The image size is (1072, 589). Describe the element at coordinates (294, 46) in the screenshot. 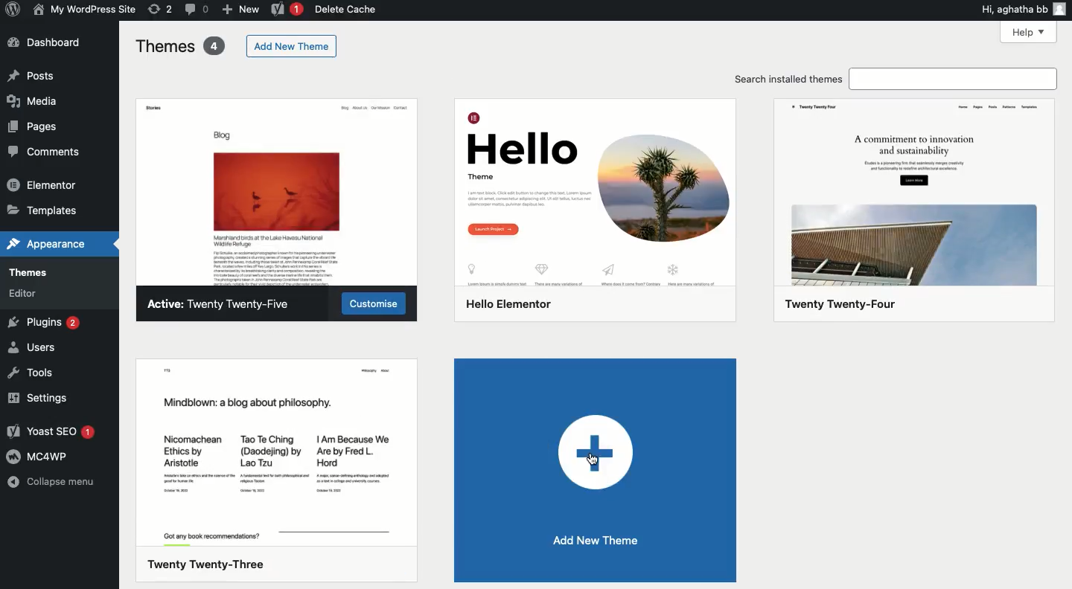

I see `Add new theme` at that location.